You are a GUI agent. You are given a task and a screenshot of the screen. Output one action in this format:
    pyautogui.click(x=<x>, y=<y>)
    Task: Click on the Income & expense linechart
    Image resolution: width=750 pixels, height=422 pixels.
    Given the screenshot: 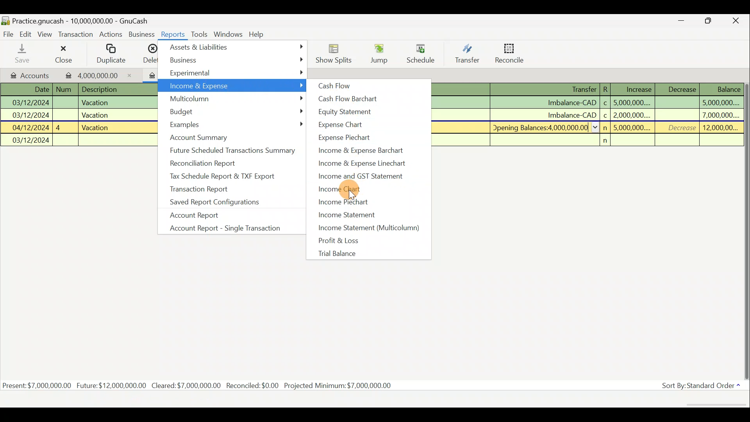 What is the action you would take?
    pyautogui.click(x=371, y=163)
    